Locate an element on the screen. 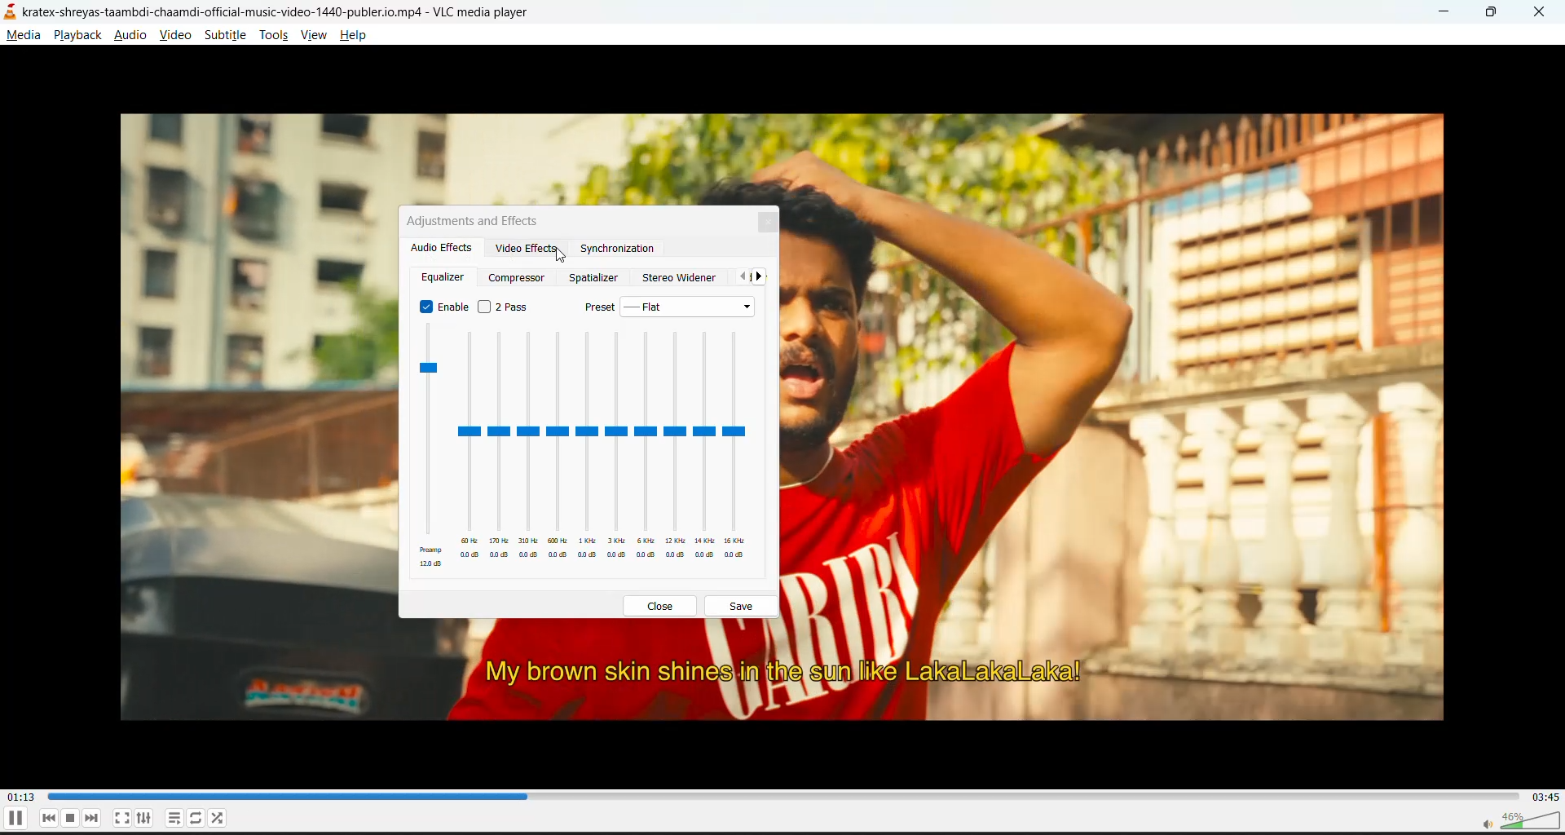 The width and height of the screenshot is (1565, 835). playlist is located at coordinates (172, 819).